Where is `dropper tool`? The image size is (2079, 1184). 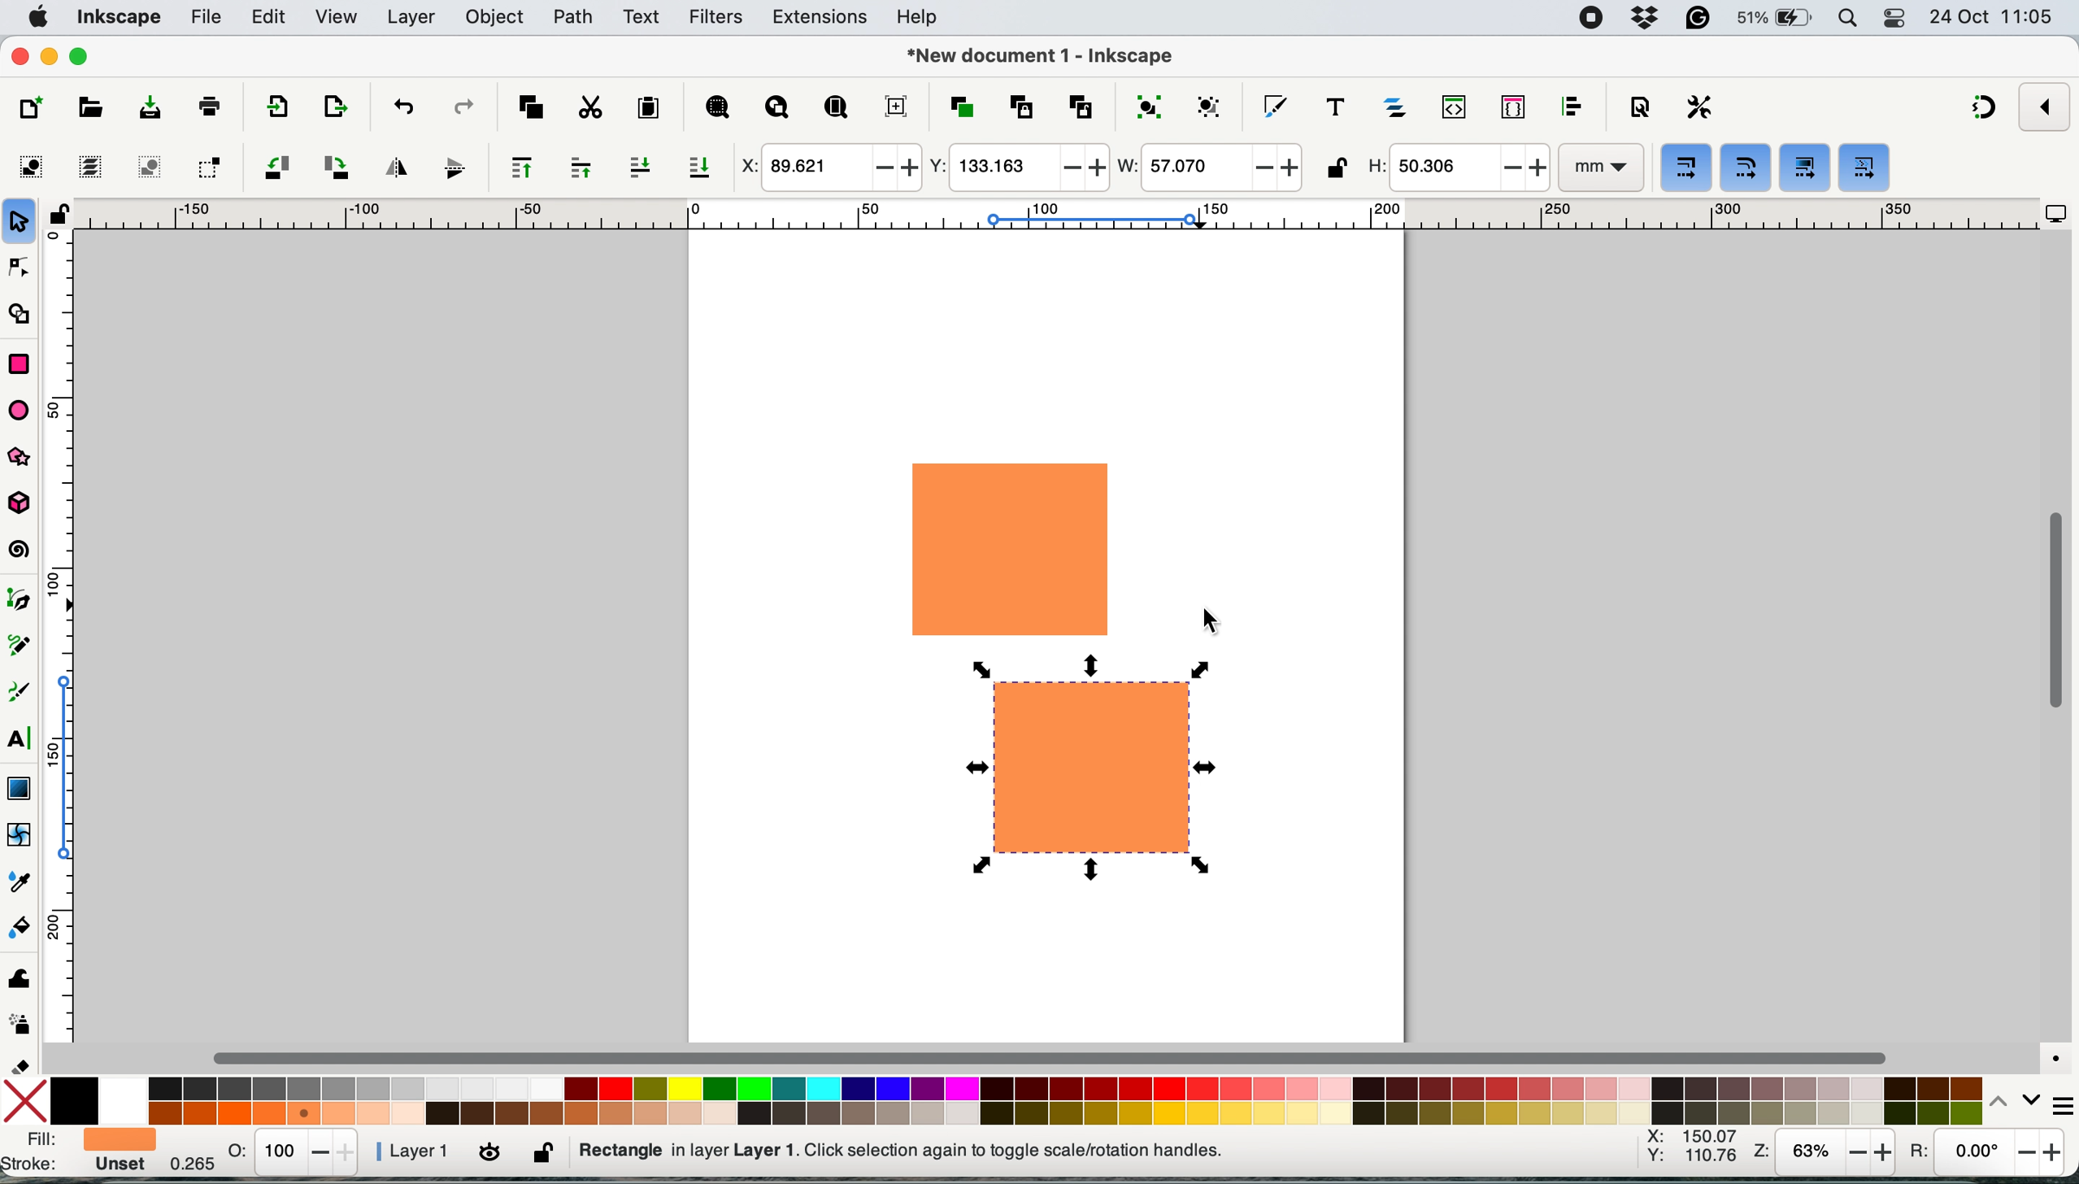
dropper tool is located at coordinates (21, 881).